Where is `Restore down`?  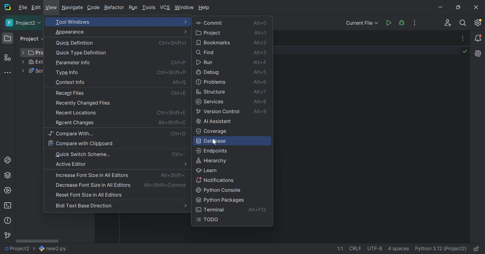
Restore down is located at coordinates (459, 8).